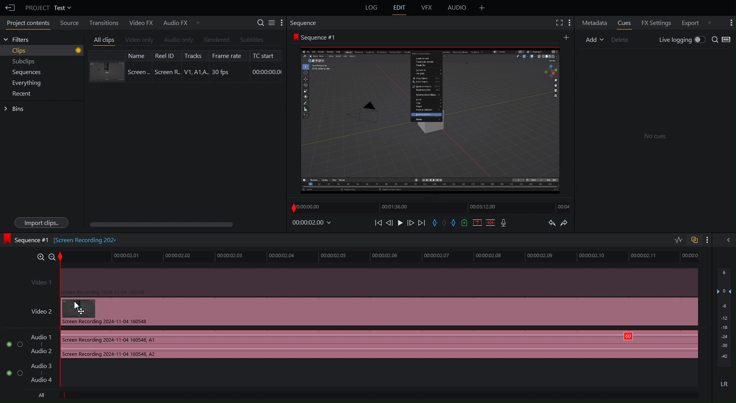  I want to click on Recent, so click(20, 93).